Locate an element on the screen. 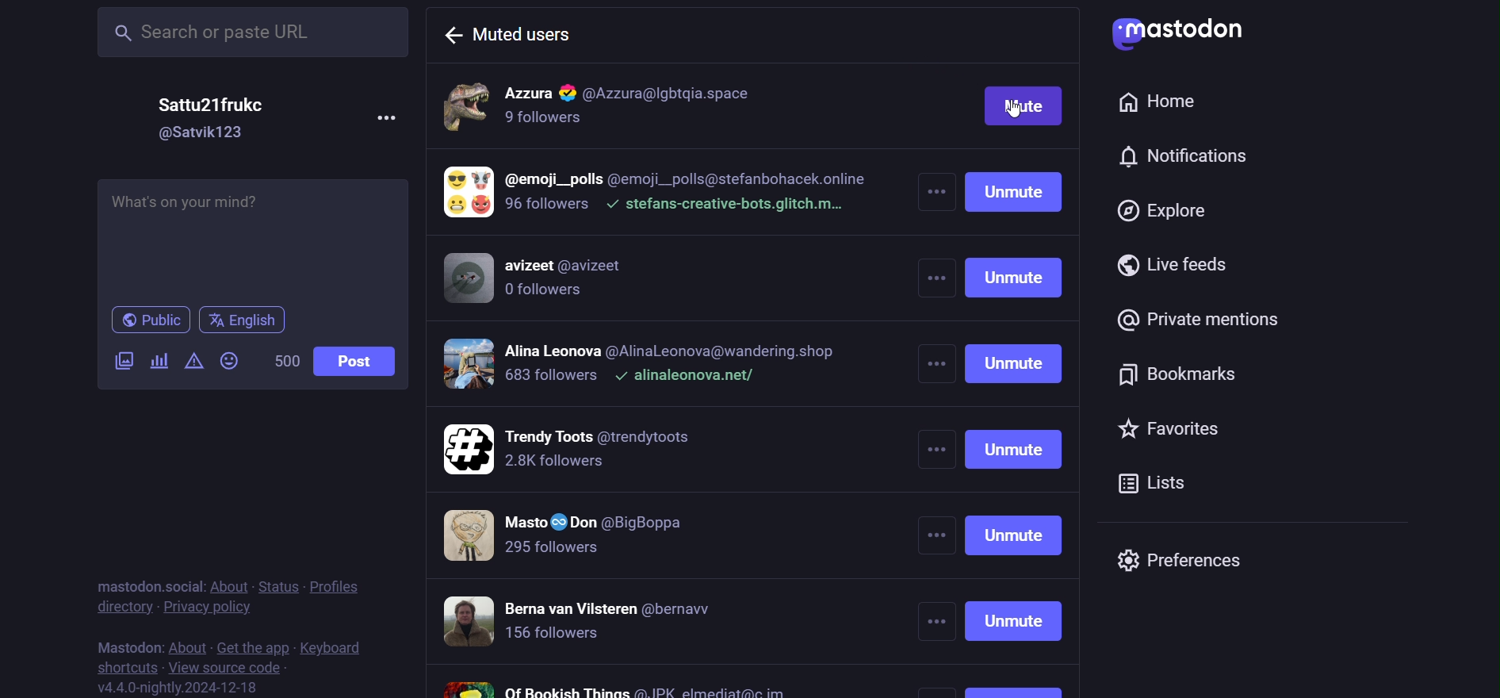 This screenshot has height=698, width=1500. profiles is located at coordinates (339, 586).